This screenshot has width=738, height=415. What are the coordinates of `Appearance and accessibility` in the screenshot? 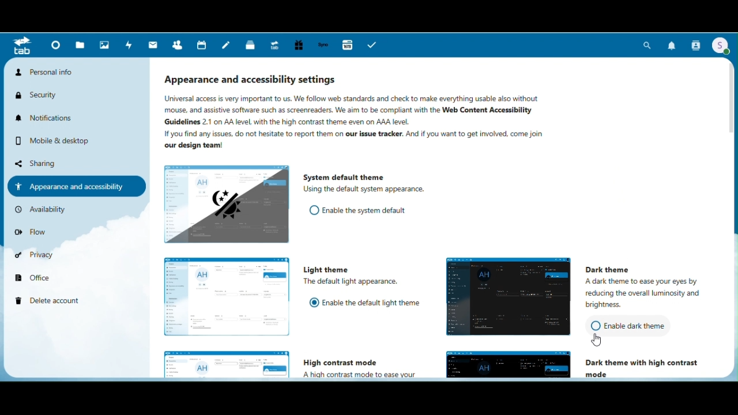 It's located at (77, 187).